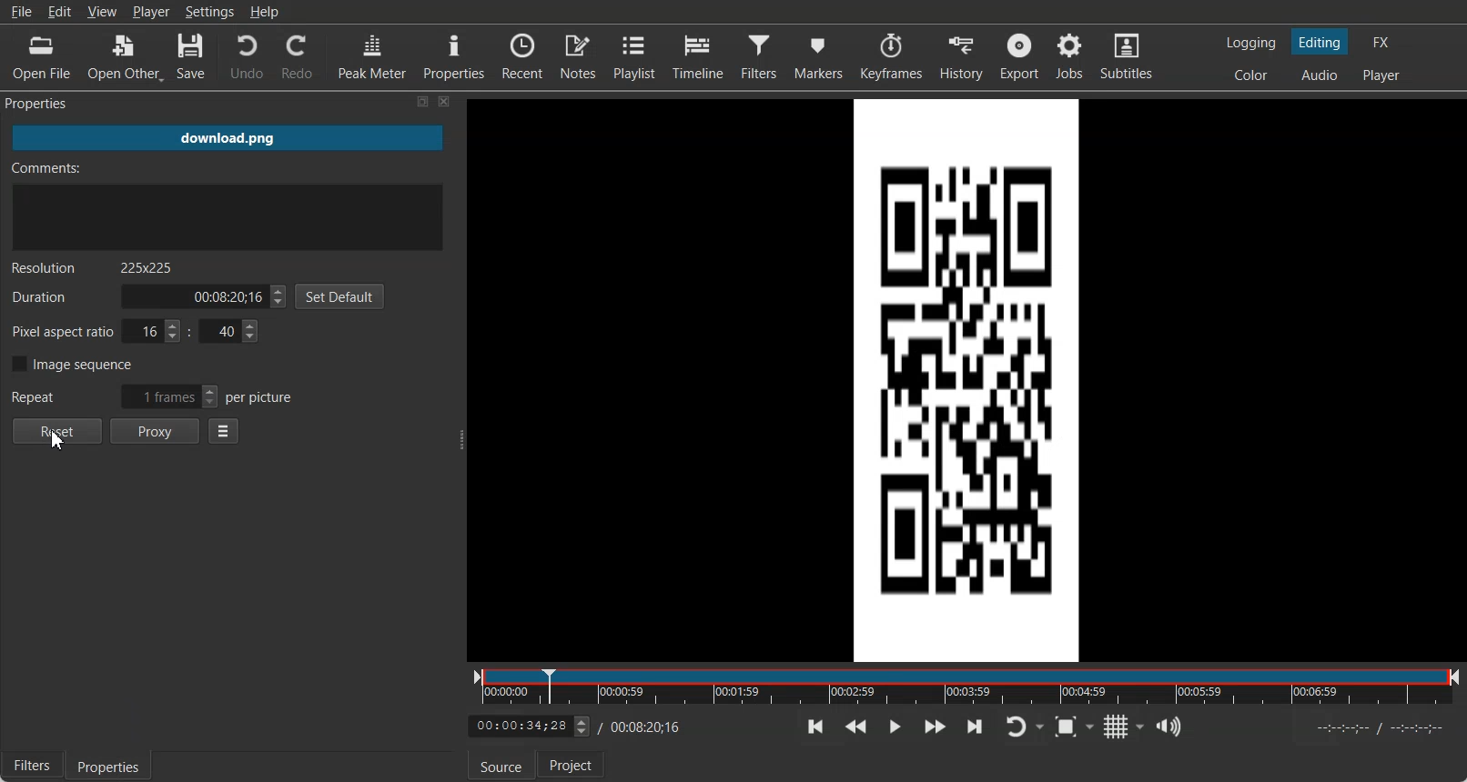  What do you see at coordinates (110, 766) in the screenshot?
I see `Properties` at bounding box center [110, 766].